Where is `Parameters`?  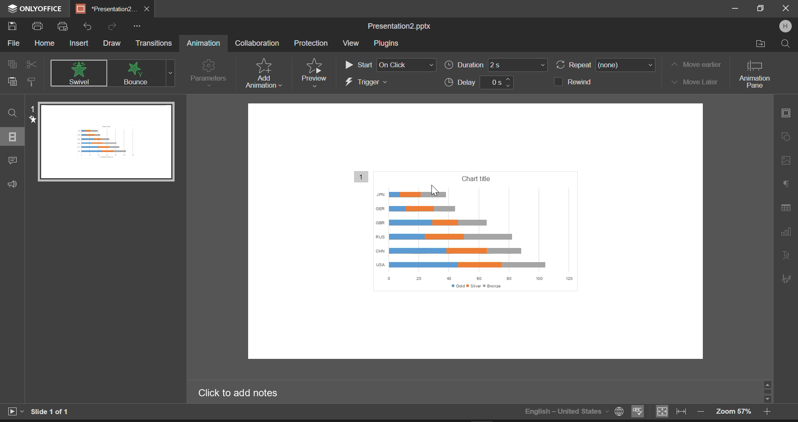 Parameters is located at coordinates (208, 72).